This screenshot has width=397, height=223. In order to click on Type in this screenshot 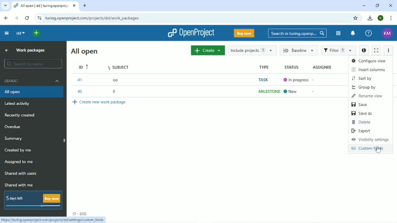, I will do `click(268, 80)`.